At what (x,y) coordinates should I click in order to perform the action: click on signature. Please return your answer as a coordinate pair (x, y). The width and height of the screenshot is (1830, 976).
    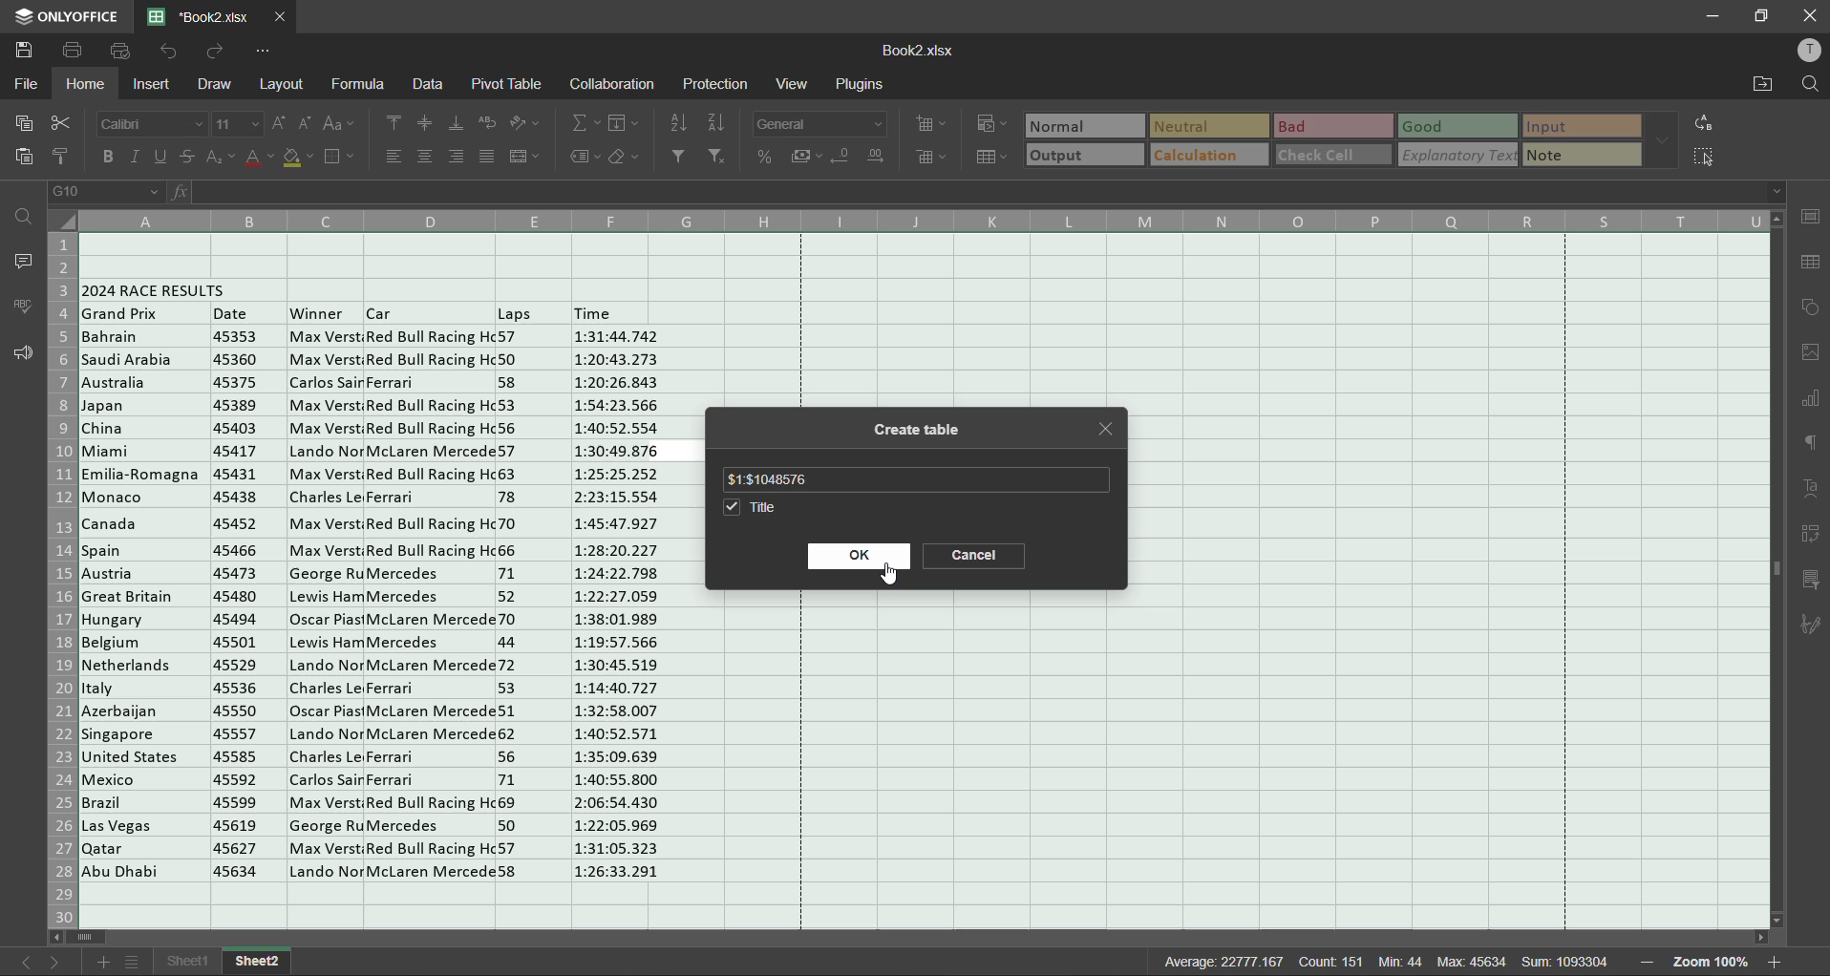
    Looking at the image, I should click on (1811, 622).